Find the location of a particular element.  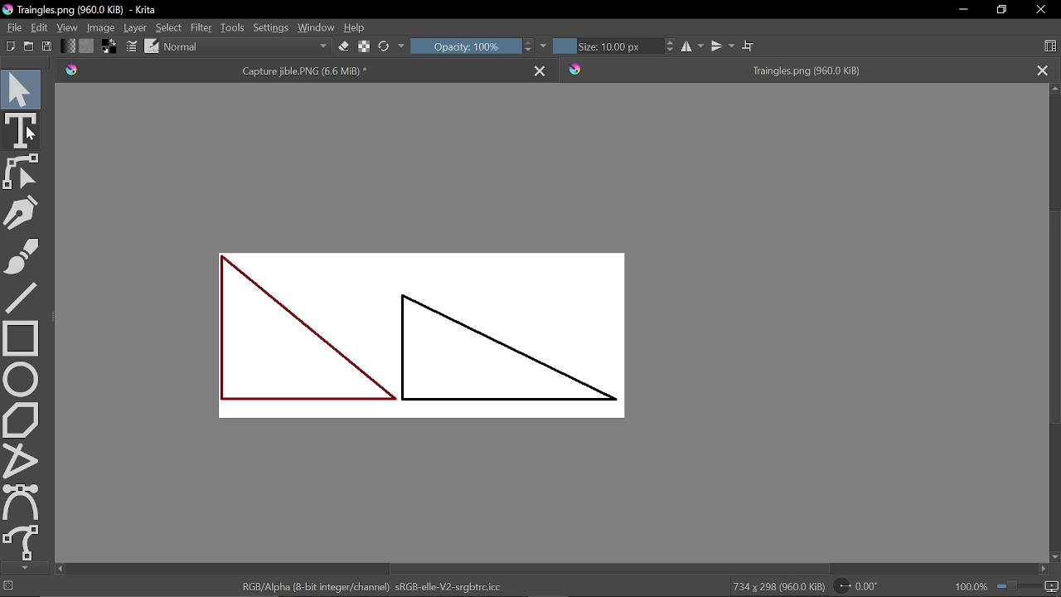

Close other tab is located at coordinates (1042, 70).